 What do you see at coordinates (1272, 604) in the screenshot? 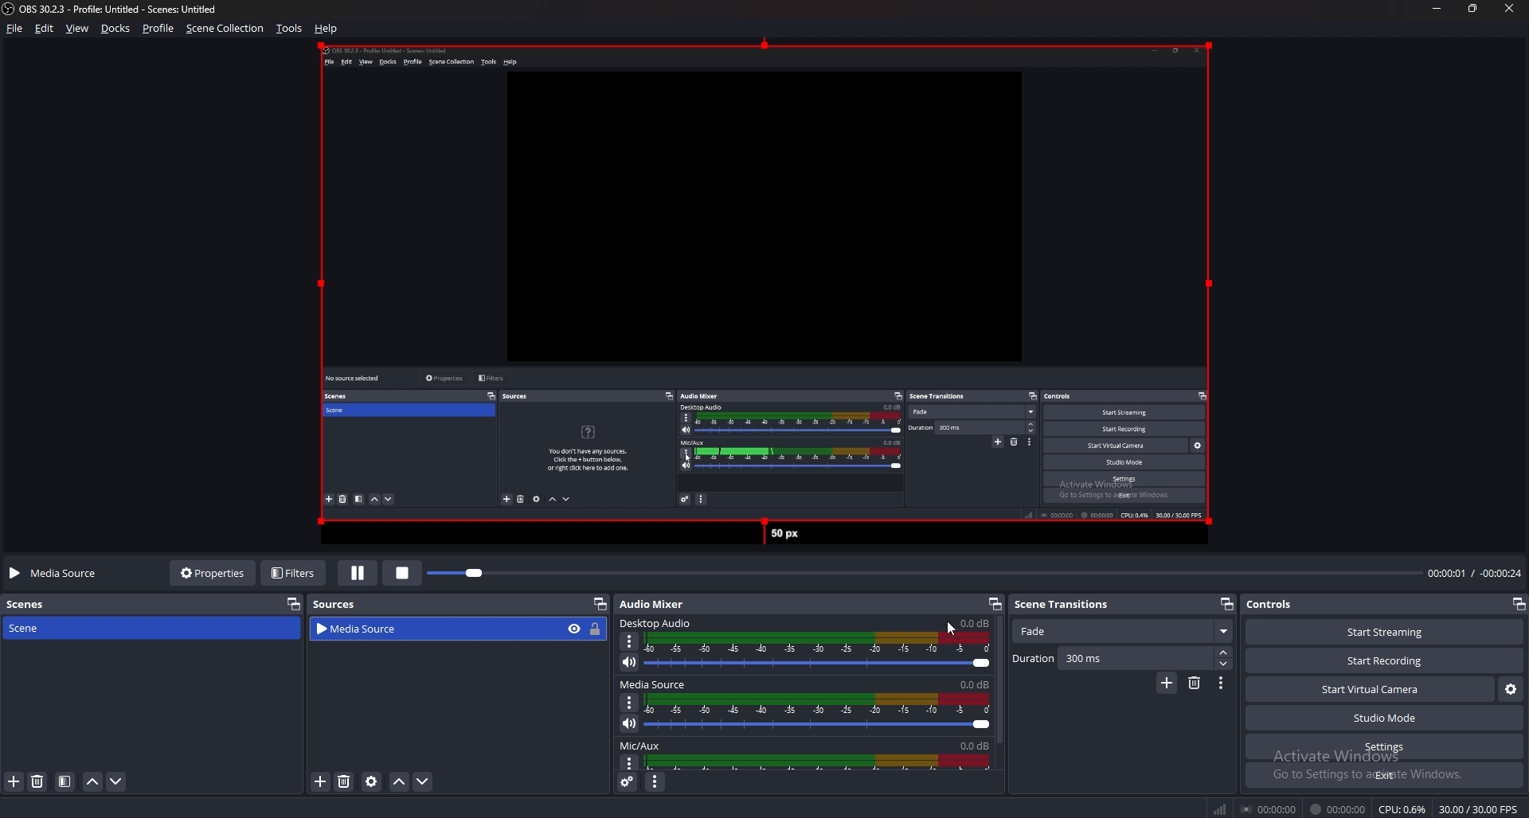
I see `Controls ` at bounding box center [1272, 604].